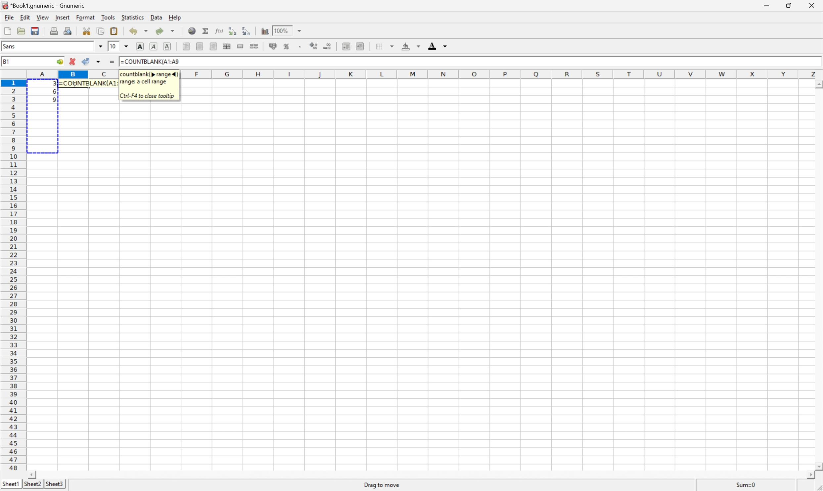 The height and width of the screenshot is (491, 823). I want to click on Sum in current cell, so click(206, 31).